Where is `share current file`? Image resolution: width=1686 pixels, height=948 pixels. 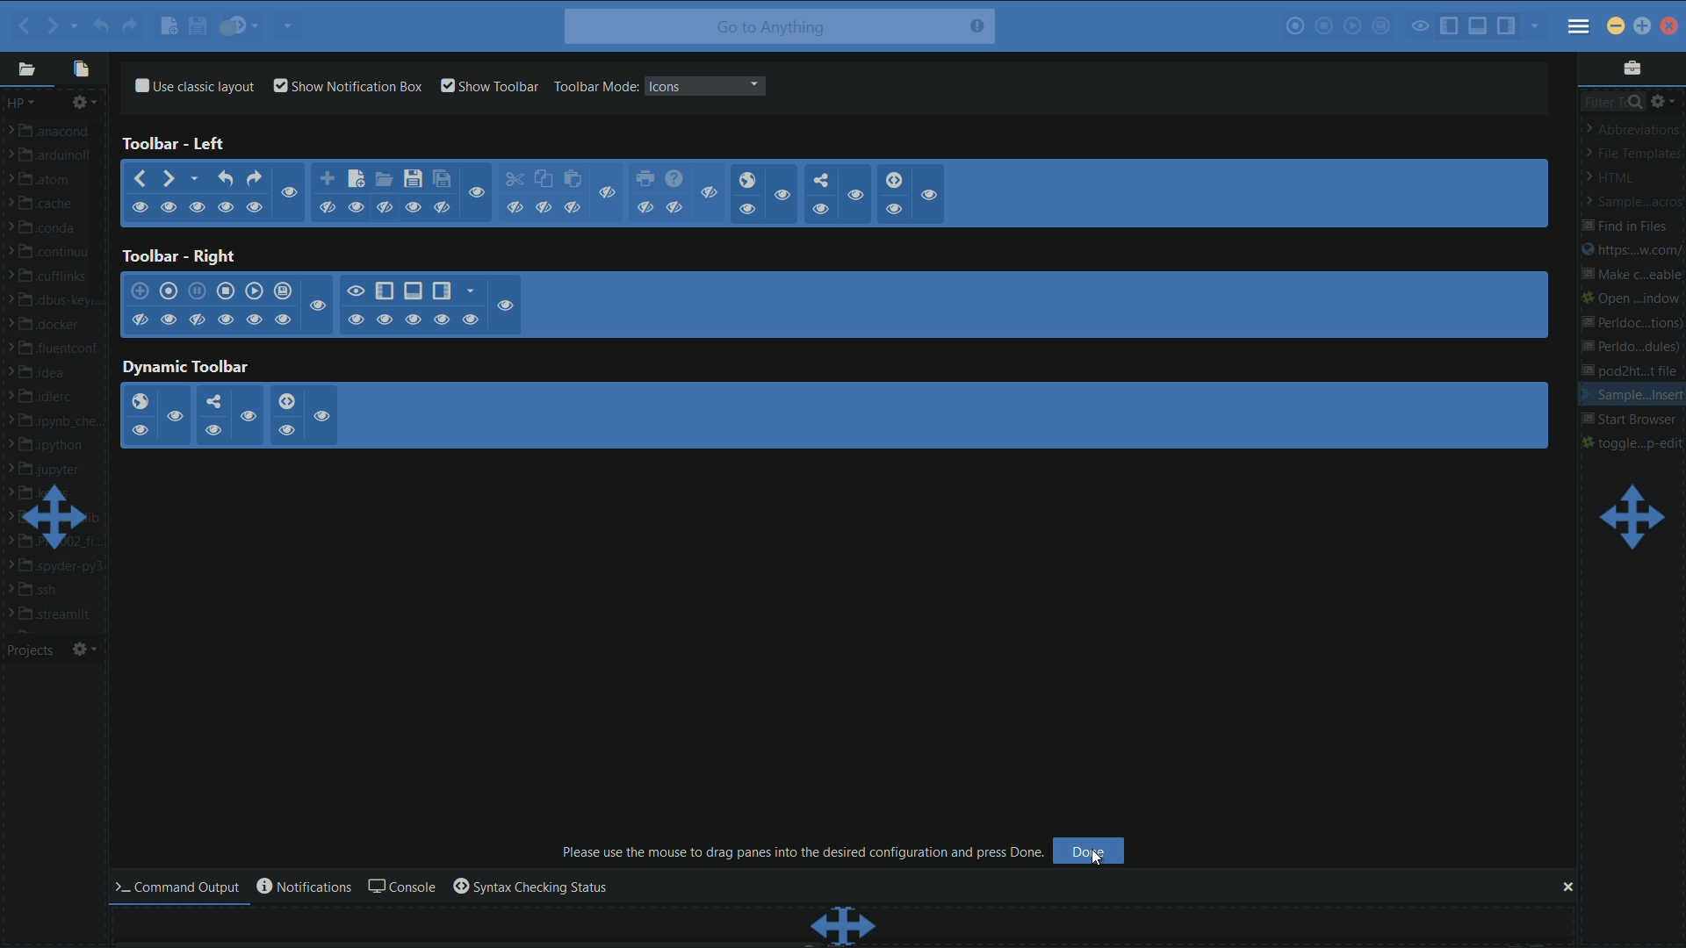
share current file is located at coordinates (822, 179).